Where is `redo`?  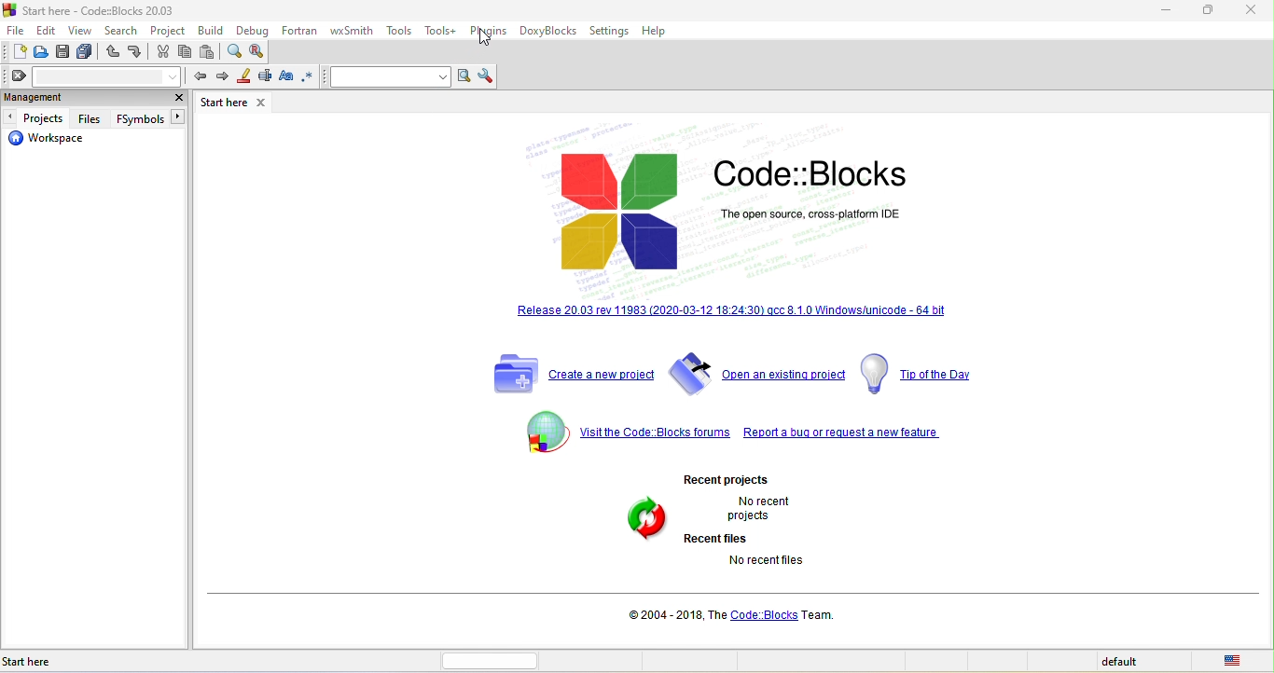 redo is located at coordinates (134, 52).